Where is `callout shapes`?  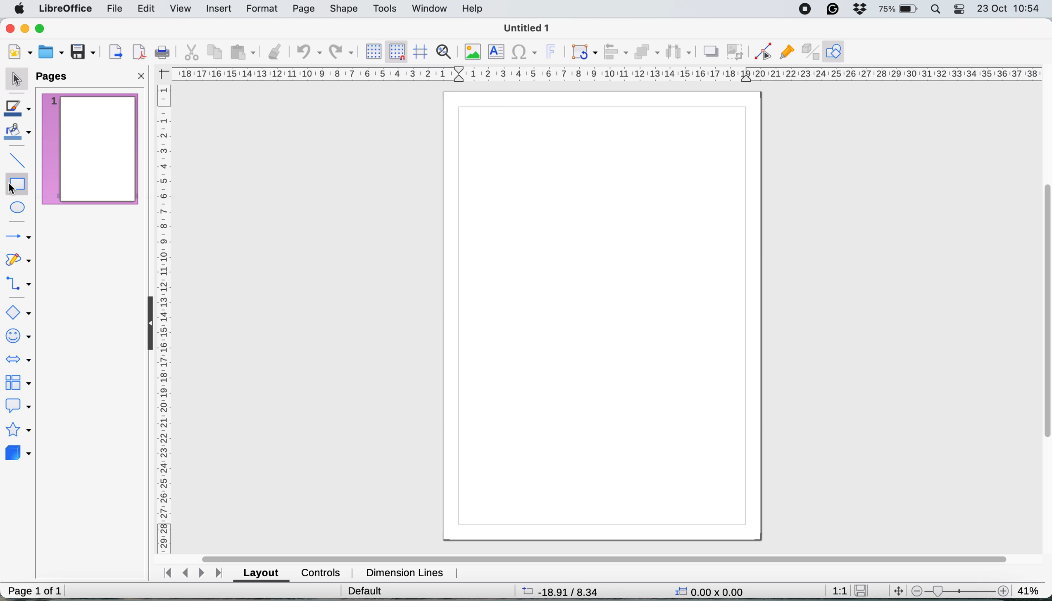 callout shapes is located at coordinates (19, 406).